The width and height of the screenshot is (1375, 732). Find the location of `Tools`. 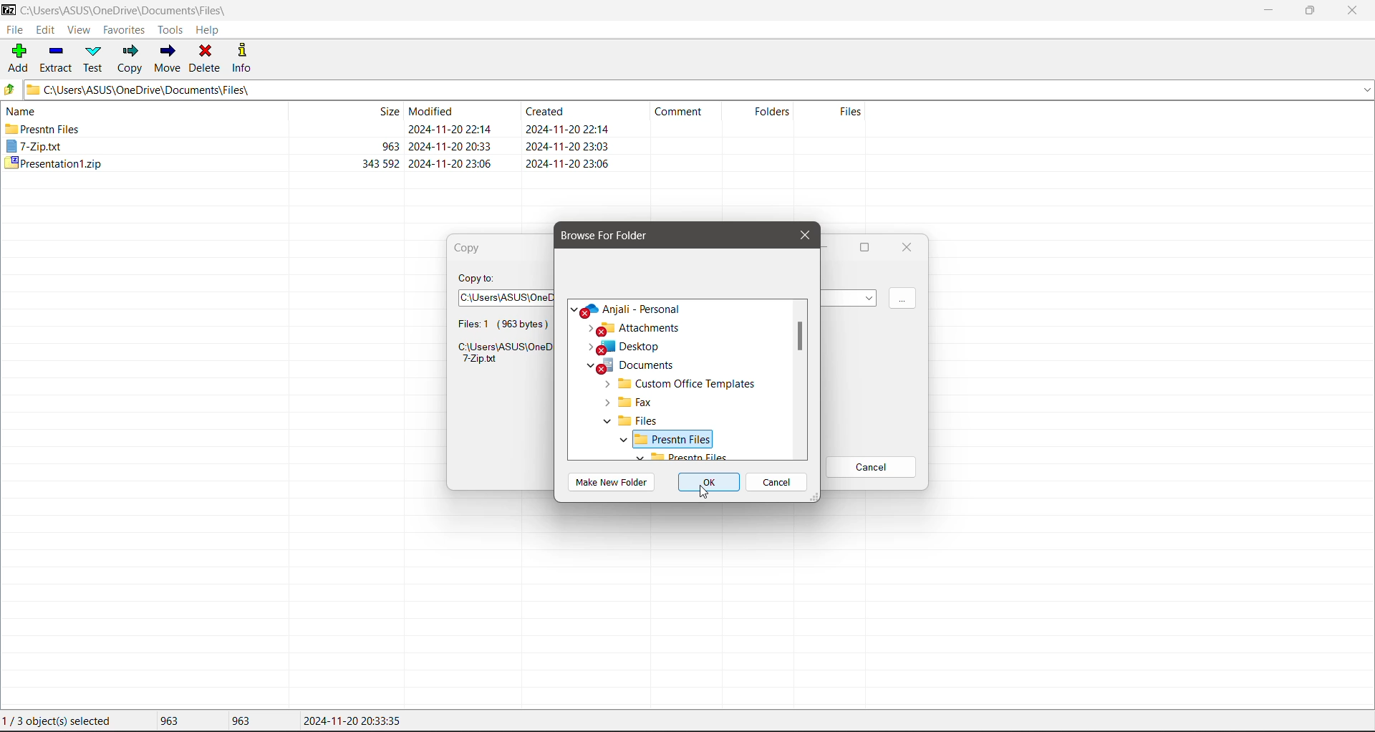

Tools is located at coordinates (169, 30).